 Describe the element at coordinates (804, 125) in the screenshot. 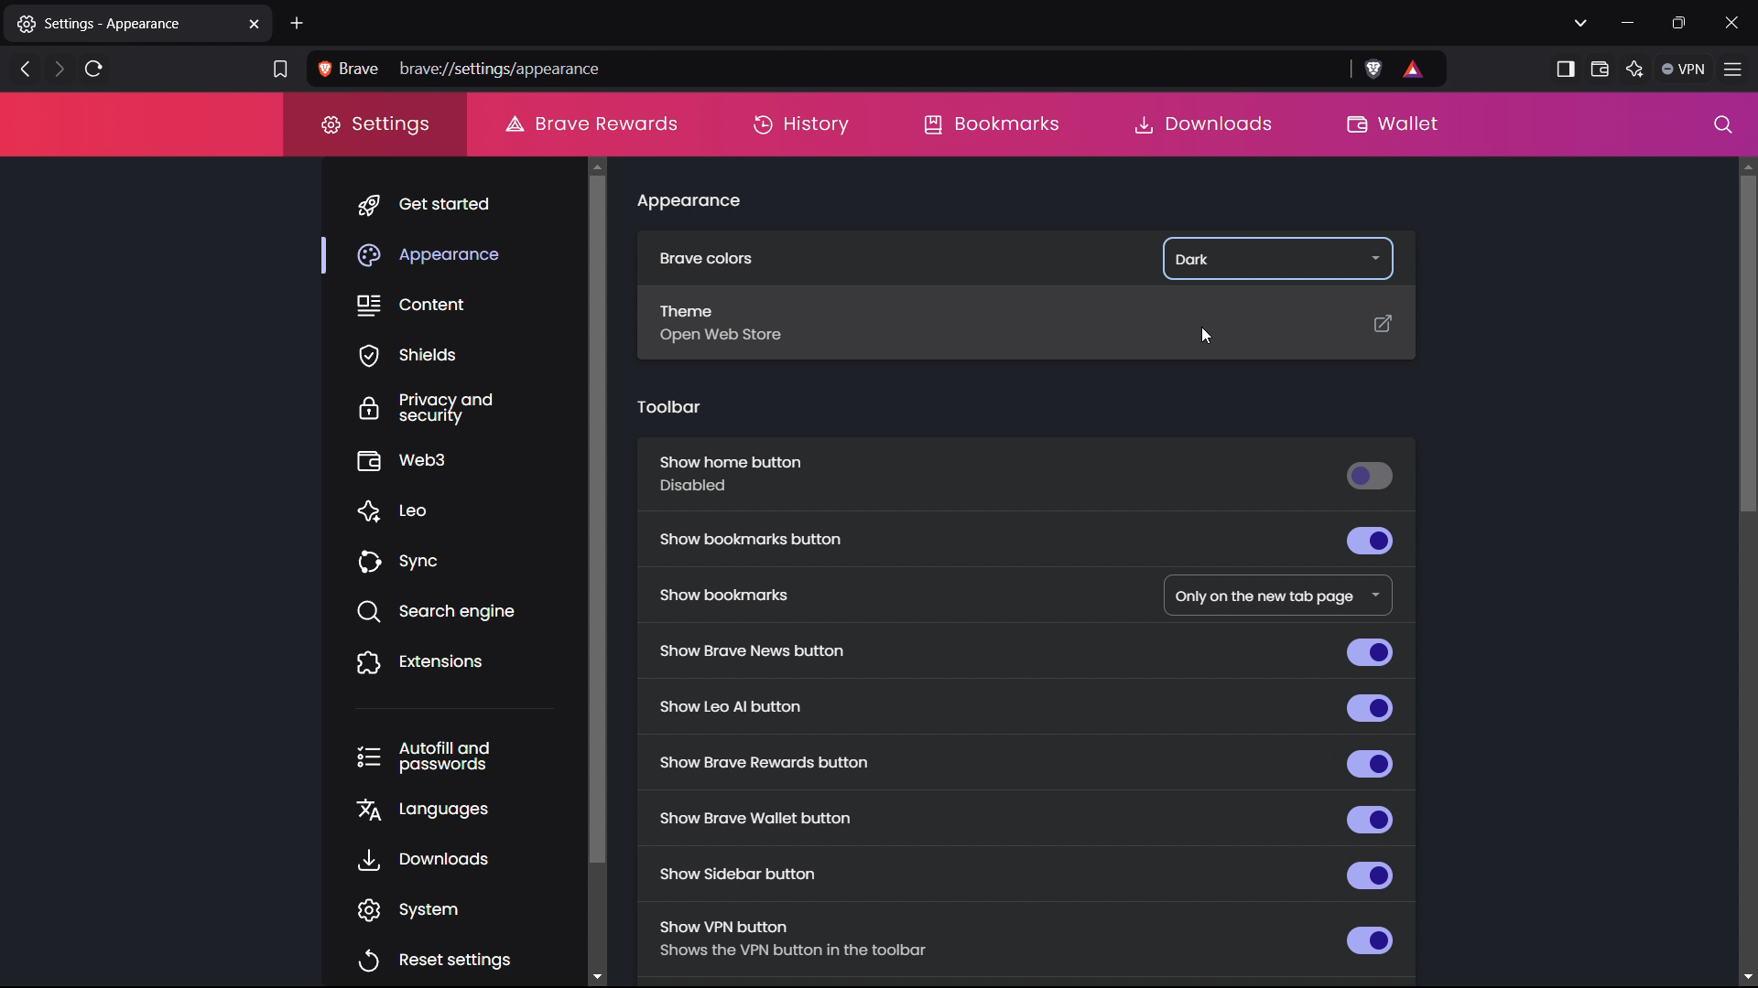

I see `history` at that location.